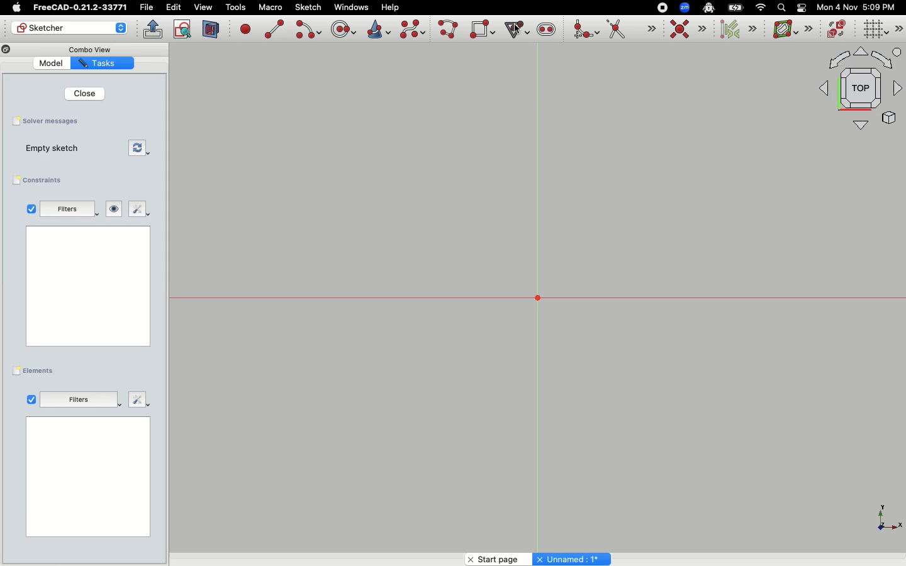  I want to click on Create b-spline, so click(413, 29).